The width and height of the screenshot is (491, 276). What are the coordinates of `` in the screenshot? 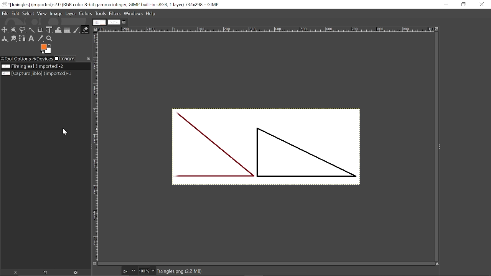 It's located at (100, 14).